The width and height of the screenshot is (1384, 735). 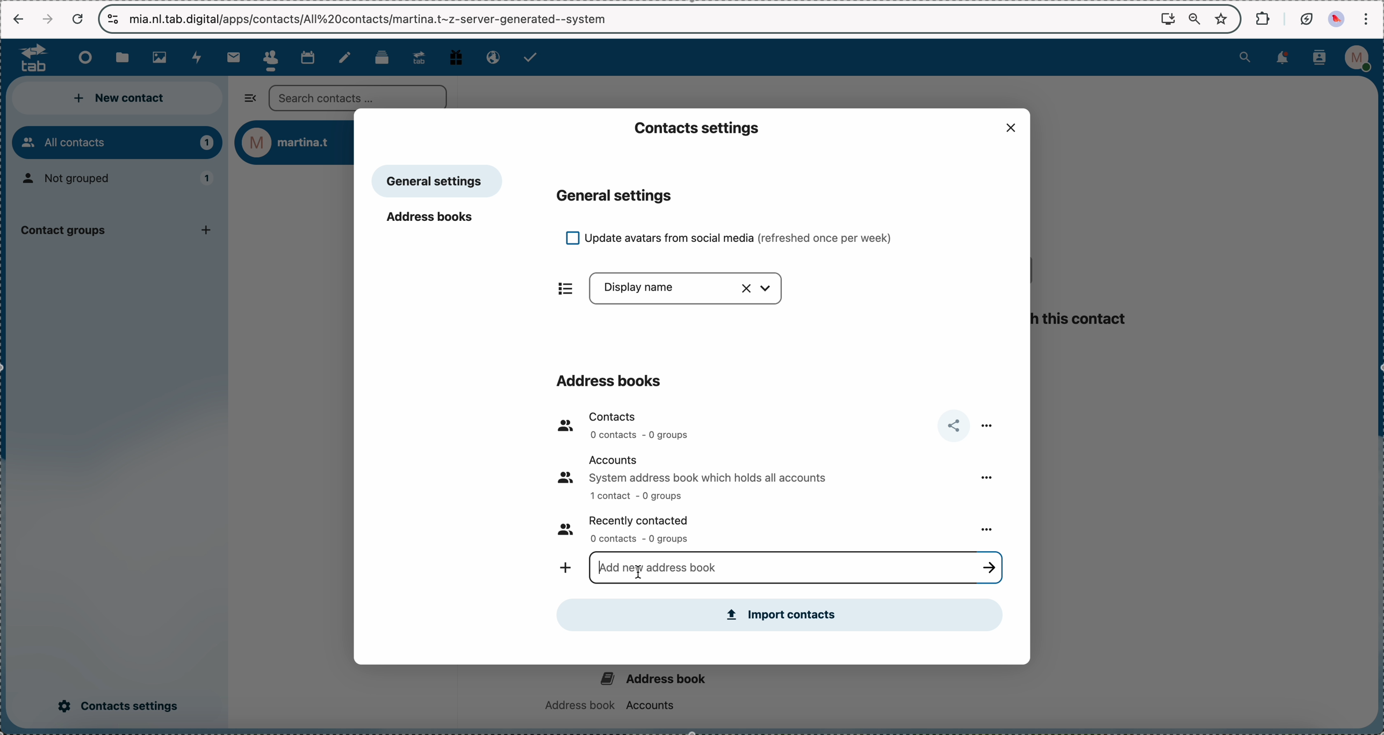 I want to click on logo, so click(x=27, y=58).